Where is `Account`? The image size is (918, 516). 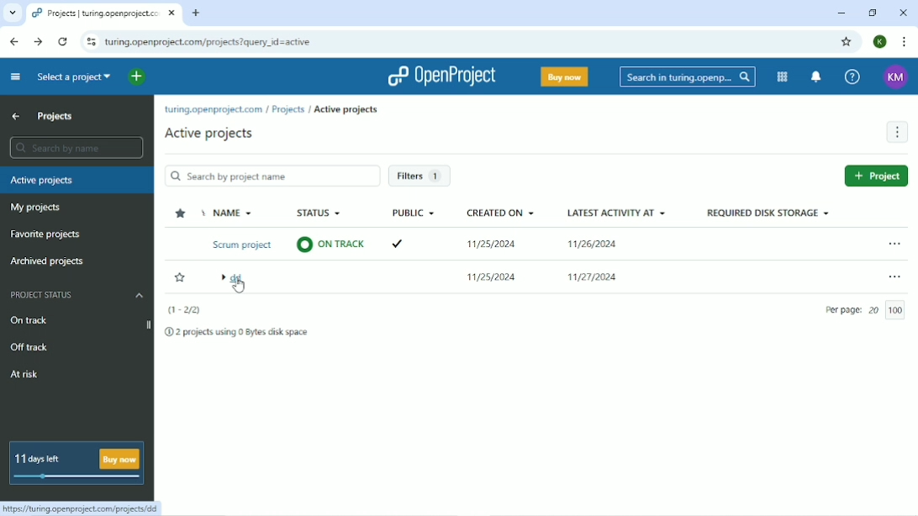
Account is located at coordinates (879, 41).